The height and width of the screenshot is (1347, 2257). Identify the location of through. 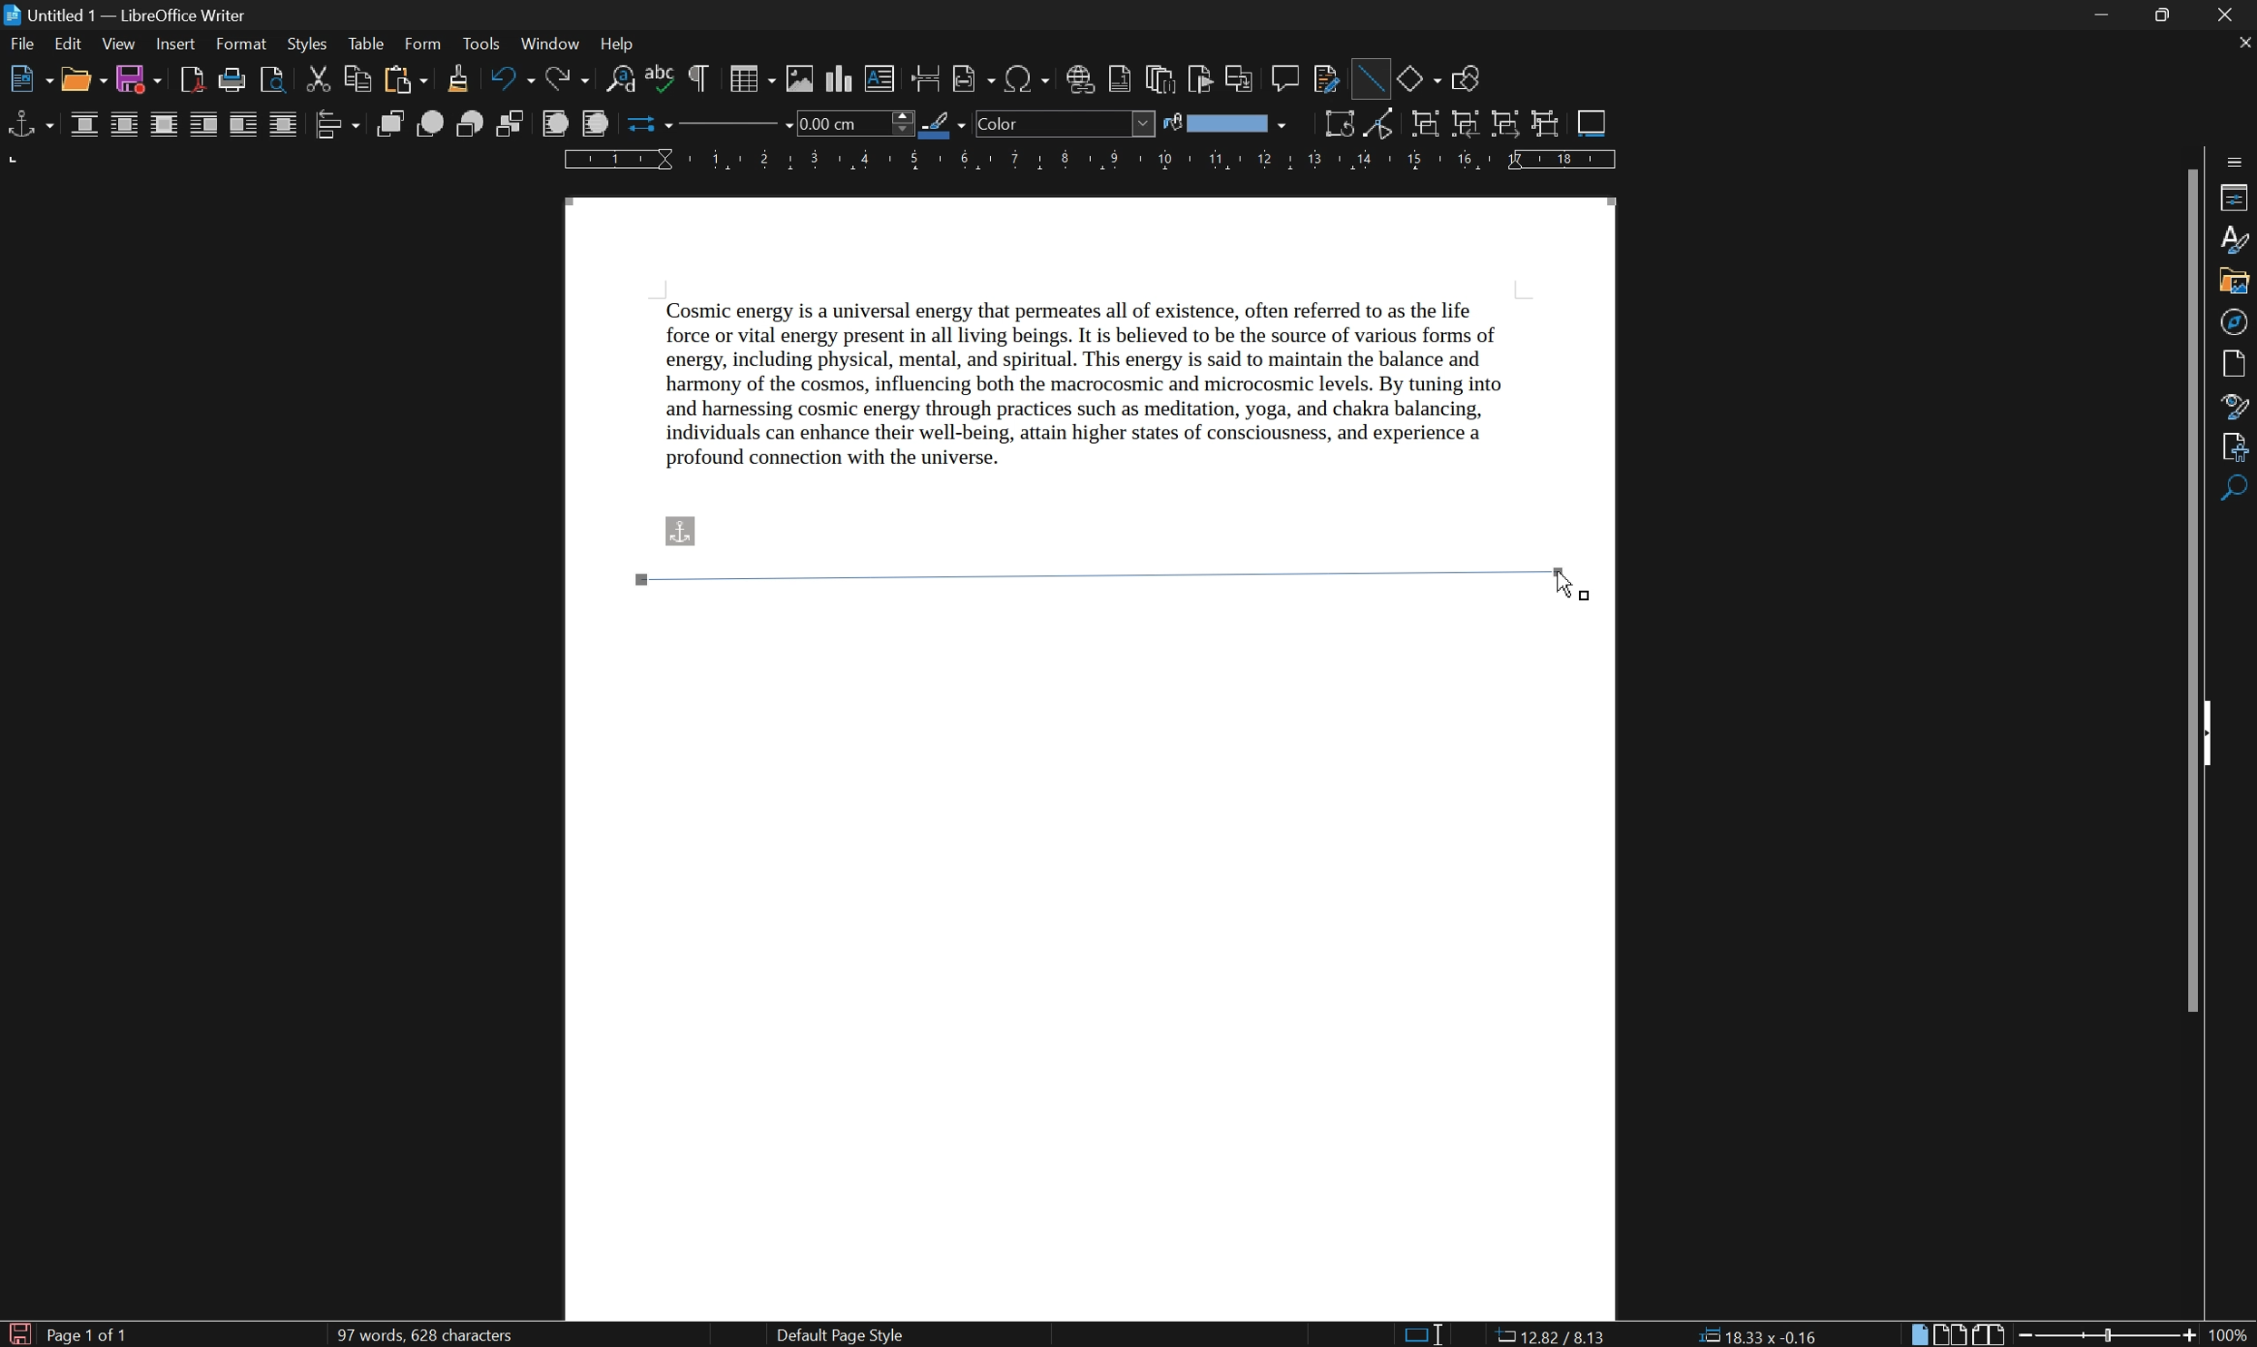
(284, 124).